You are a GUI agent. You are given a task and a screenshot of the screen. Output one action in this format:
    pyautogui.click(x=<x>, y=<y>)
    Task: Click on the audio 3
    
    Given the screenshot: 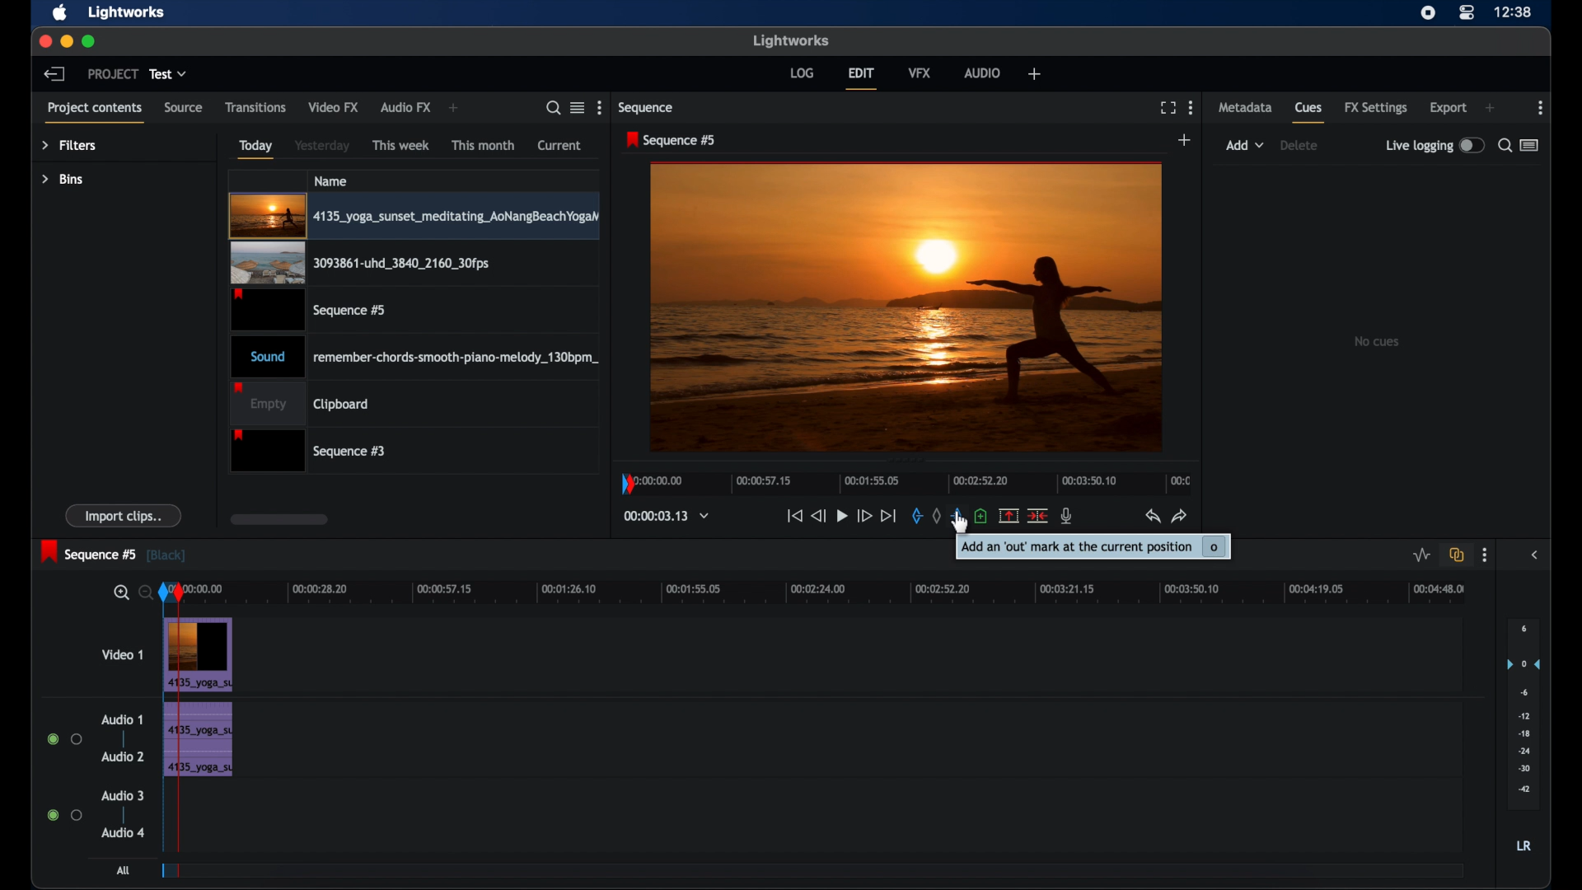 What is the action you would take?
    pyautogui.click(x=120, y=796)
    